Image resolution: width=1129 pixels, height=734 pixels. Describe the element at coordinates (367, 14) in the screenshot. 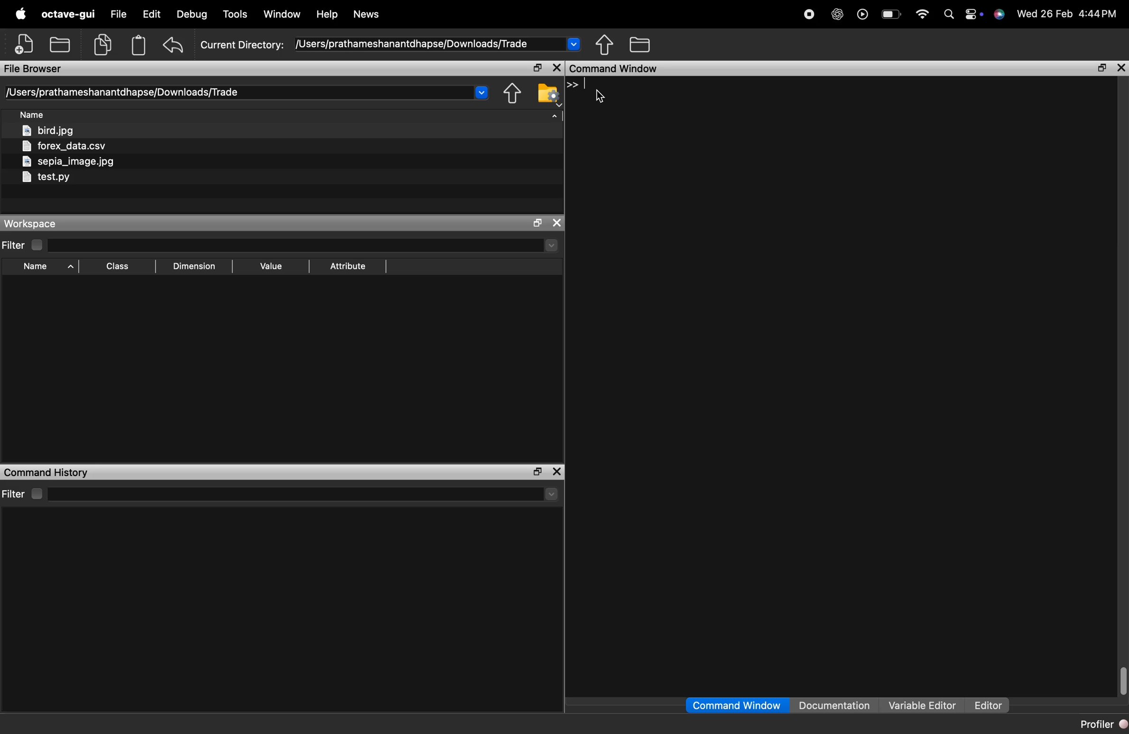

I see `News` at that location.